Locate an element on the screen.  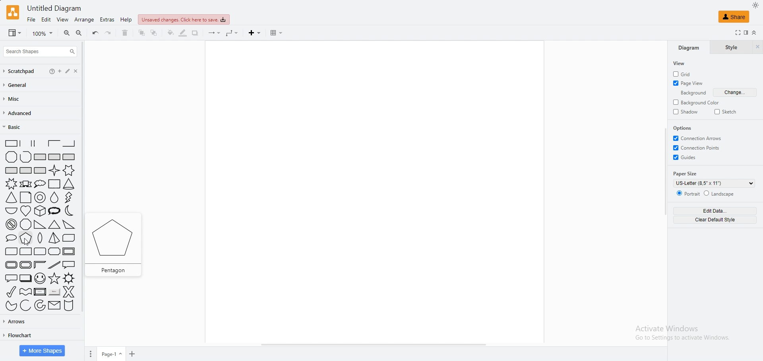
pie is located at coordinates (9, 306).